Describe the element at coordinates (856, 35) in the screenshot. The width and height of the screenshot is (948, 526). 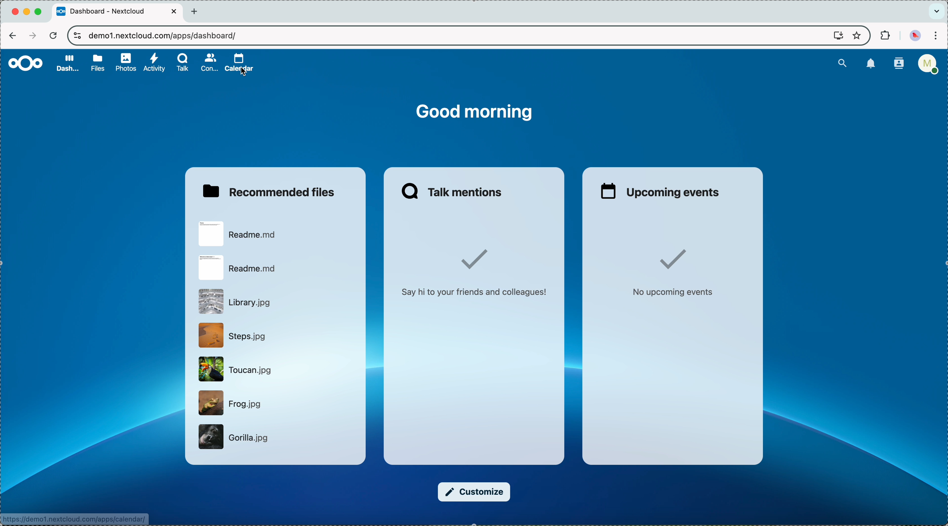
I see `favorites` at that location.